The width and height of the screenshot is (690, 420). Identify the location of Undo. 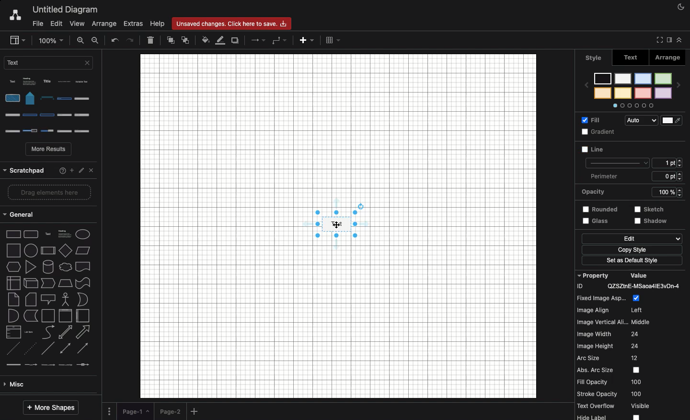
(115, 41).